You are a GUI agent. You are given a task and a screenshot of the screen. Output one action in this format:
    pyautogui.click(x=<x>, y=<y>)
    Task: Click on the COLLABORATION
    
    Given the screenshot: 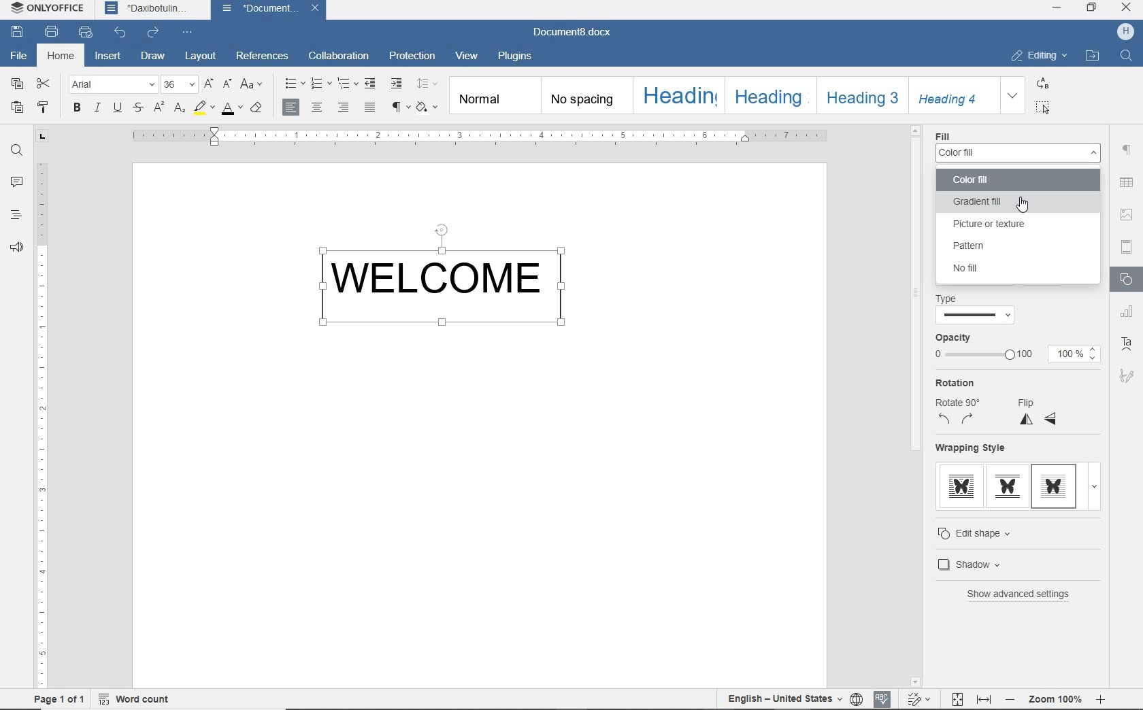 What is the action you would take?
    pyautogui.click(x=338, y=56)
    